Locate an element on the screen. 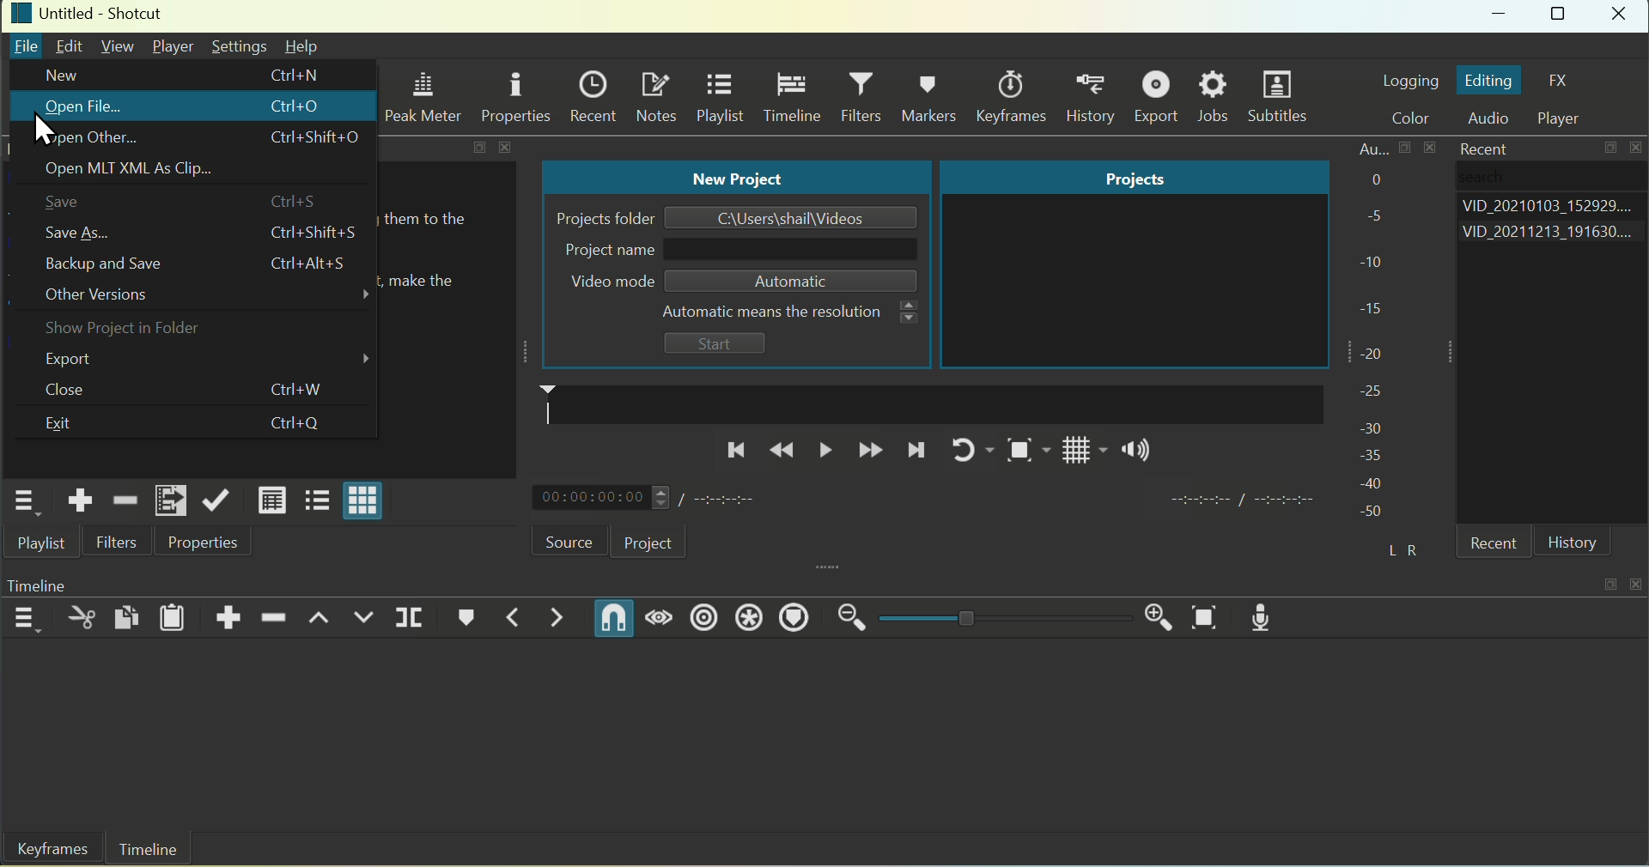 The width and height of the screenshot is (1649, 867). close is located at coordinates (509, 148).